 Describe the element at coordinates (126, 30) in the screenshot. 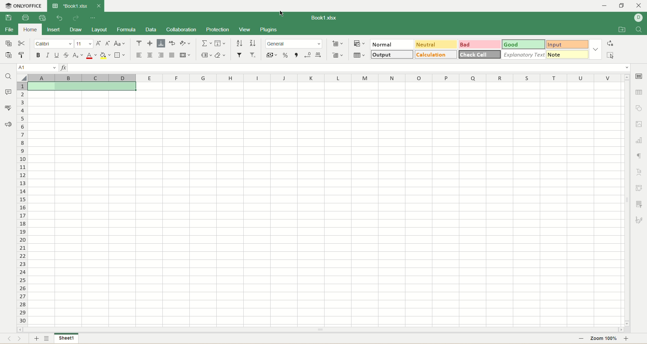

I see `formula` at that location.